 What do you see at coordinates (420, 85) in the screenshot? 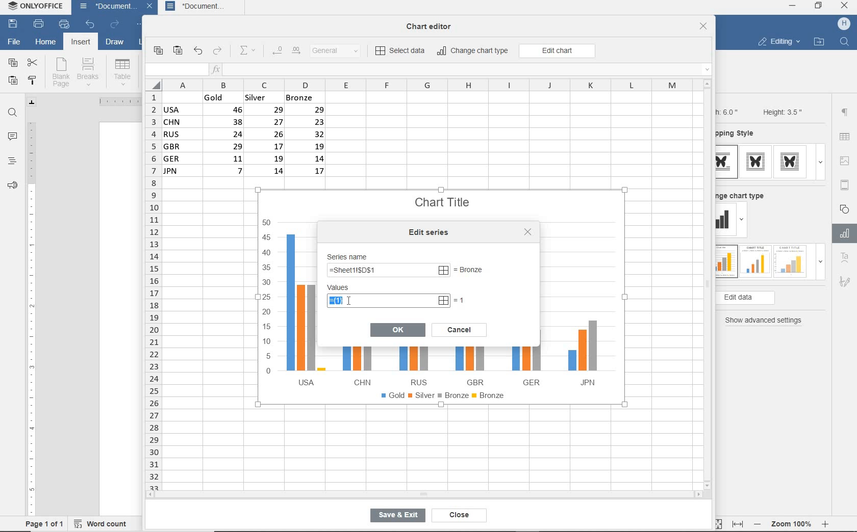
I see `columns` at bounding box center [420, 85].